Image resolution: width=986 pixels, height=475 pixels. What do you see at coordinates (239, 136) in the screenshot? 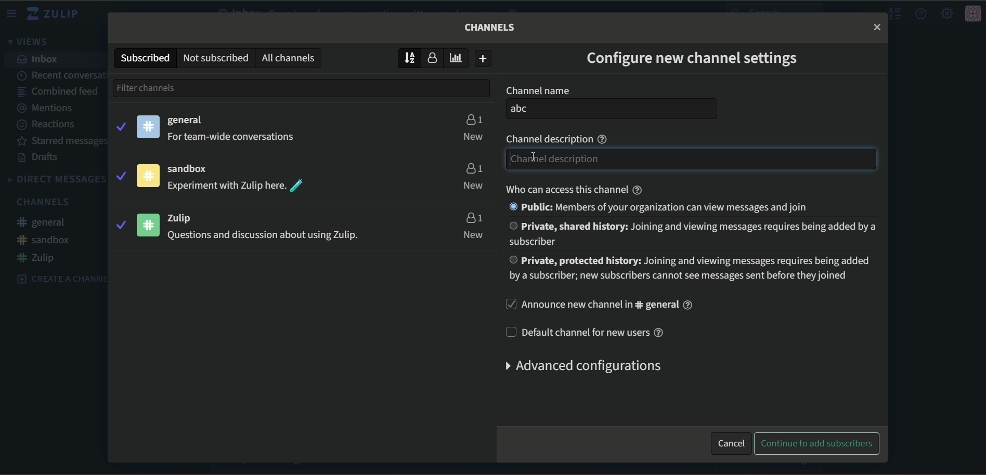
I see `For team-wide conversations` at bounding box center [239, 136].